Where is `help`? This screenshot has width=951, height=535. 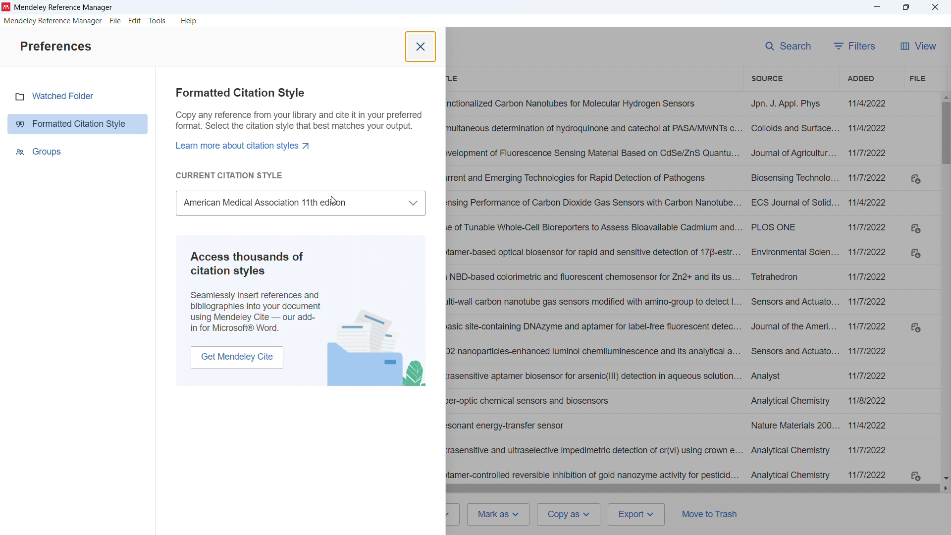
help is located at coordinates (189, 21).